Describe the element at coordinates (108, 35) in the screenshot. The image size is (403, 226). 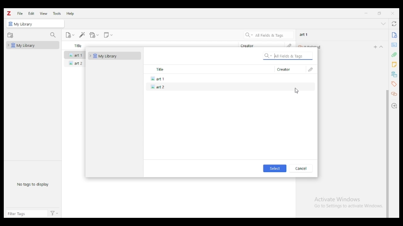
I see `new note` at that location.